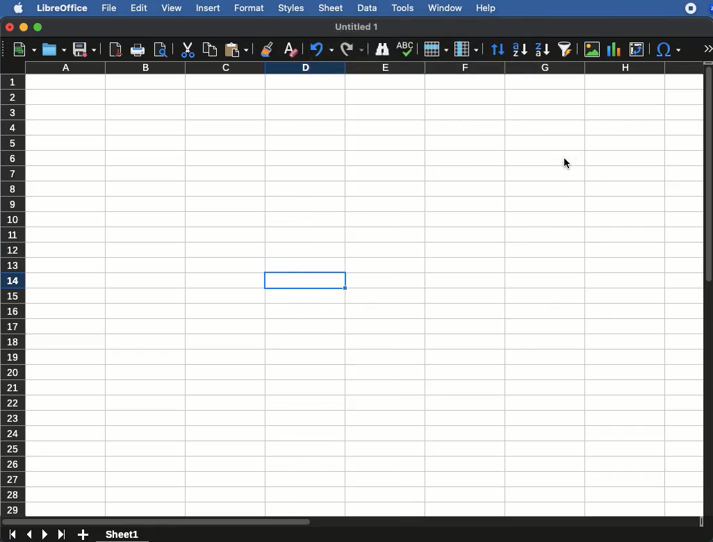 Image resolution: width=713 pixels, height=542 pixels. I want to click on open, so click(54, 49).